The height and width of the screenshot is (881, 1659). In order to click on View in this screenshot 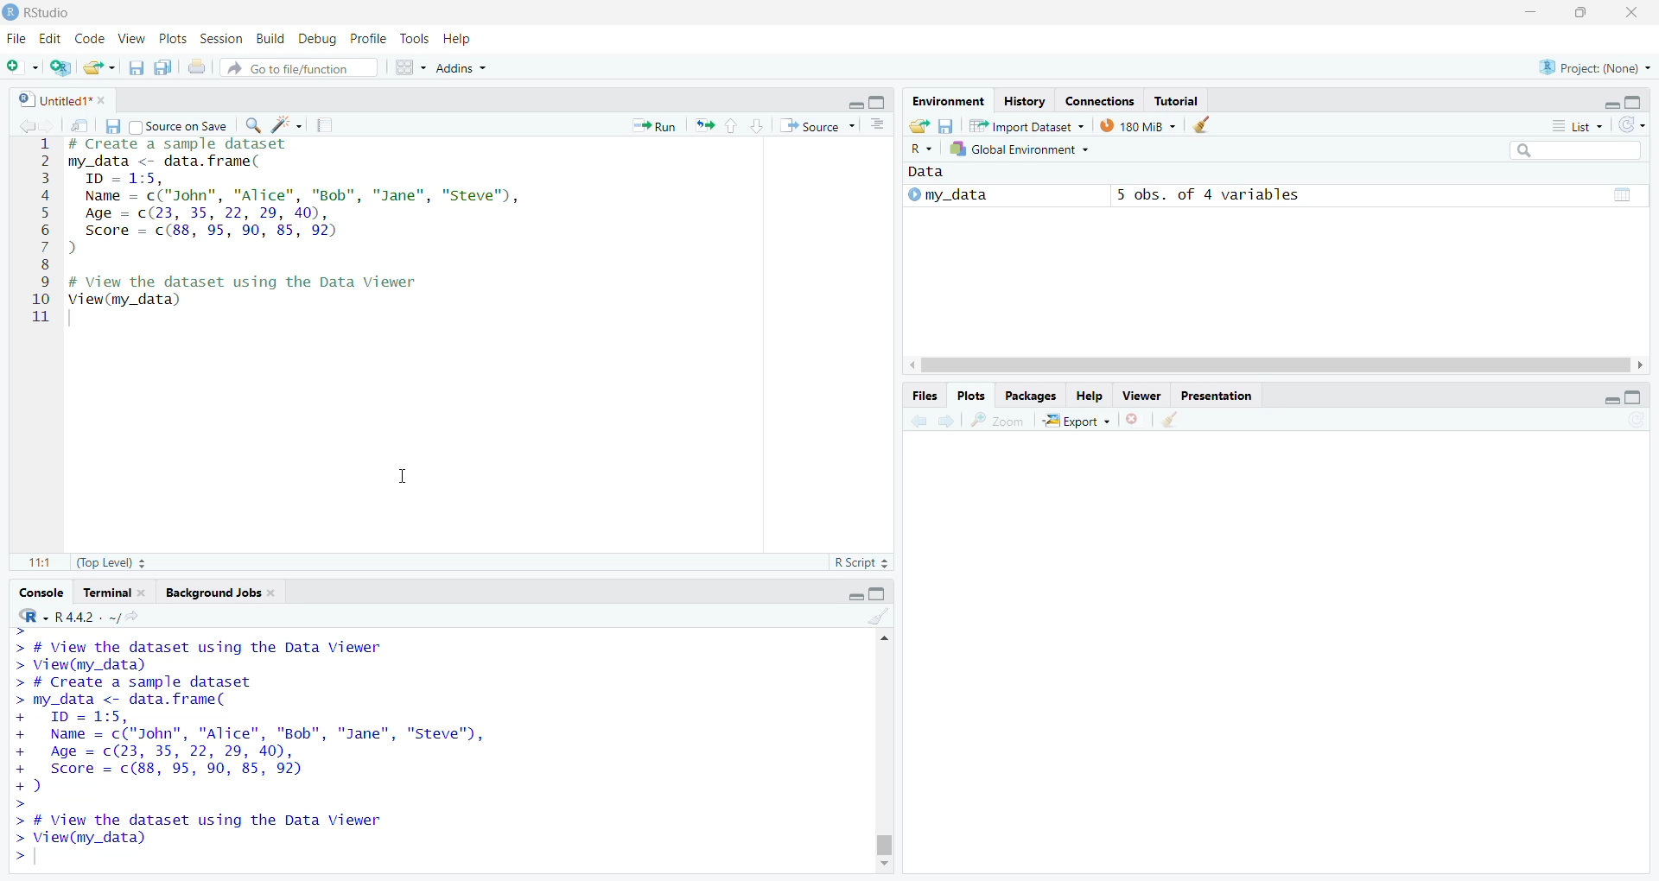, I will do `click(134, 38)`.